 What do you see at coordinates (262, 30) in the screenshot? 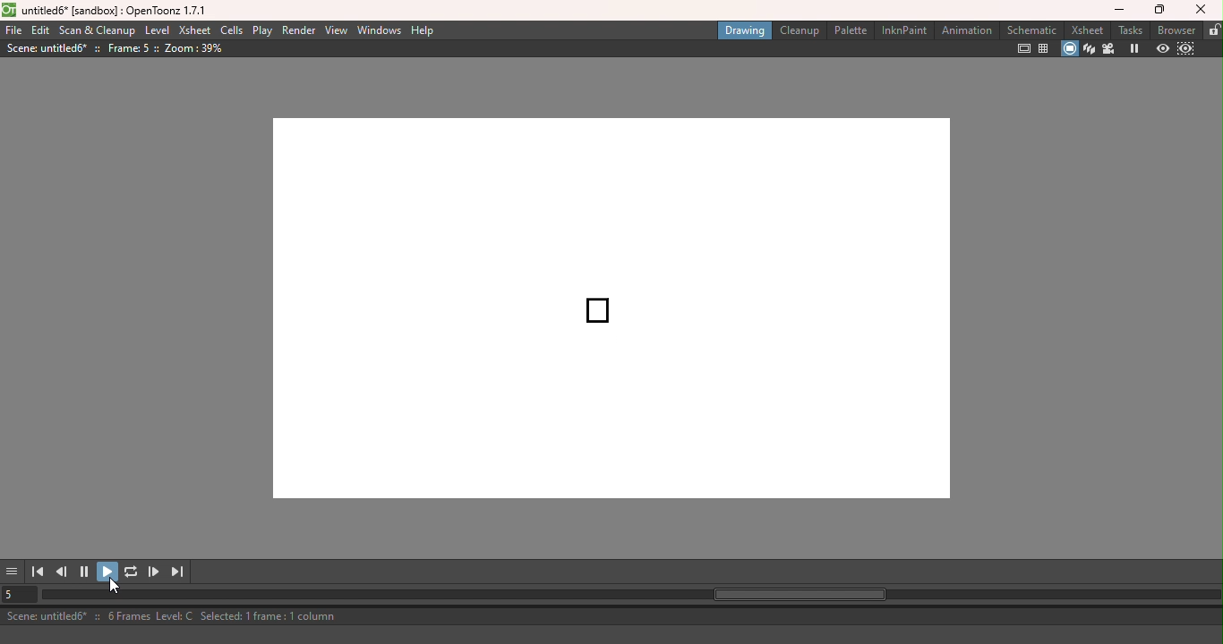
I see `Play` at bounding box center [262, 30].